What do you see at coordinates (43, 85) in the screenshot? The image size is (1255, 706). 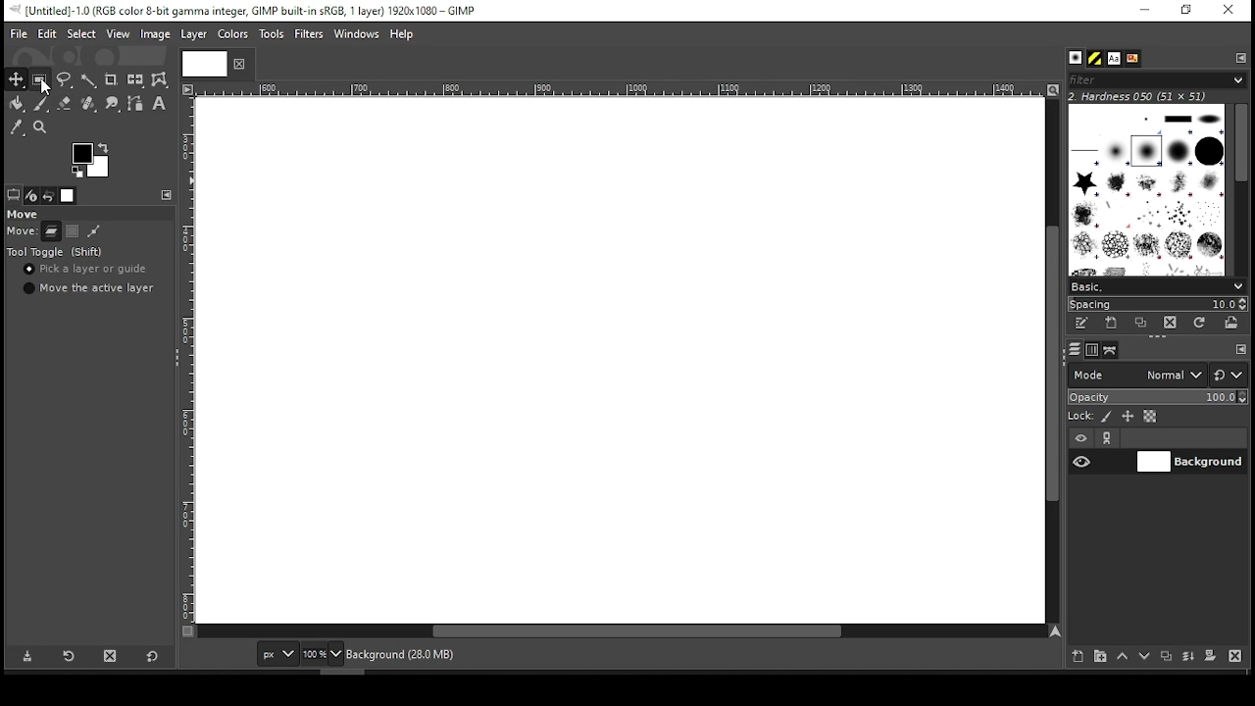 I see `mouse pointer` at bounding box center [43, 85].